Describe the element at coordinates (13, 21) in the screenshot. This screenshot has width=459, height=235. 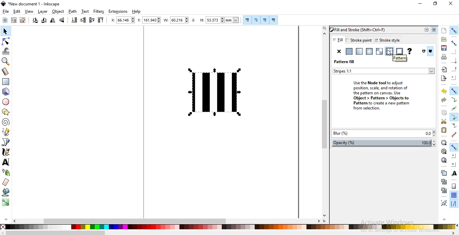
I see `select all objects in all visible and unlocked layers` at that location.